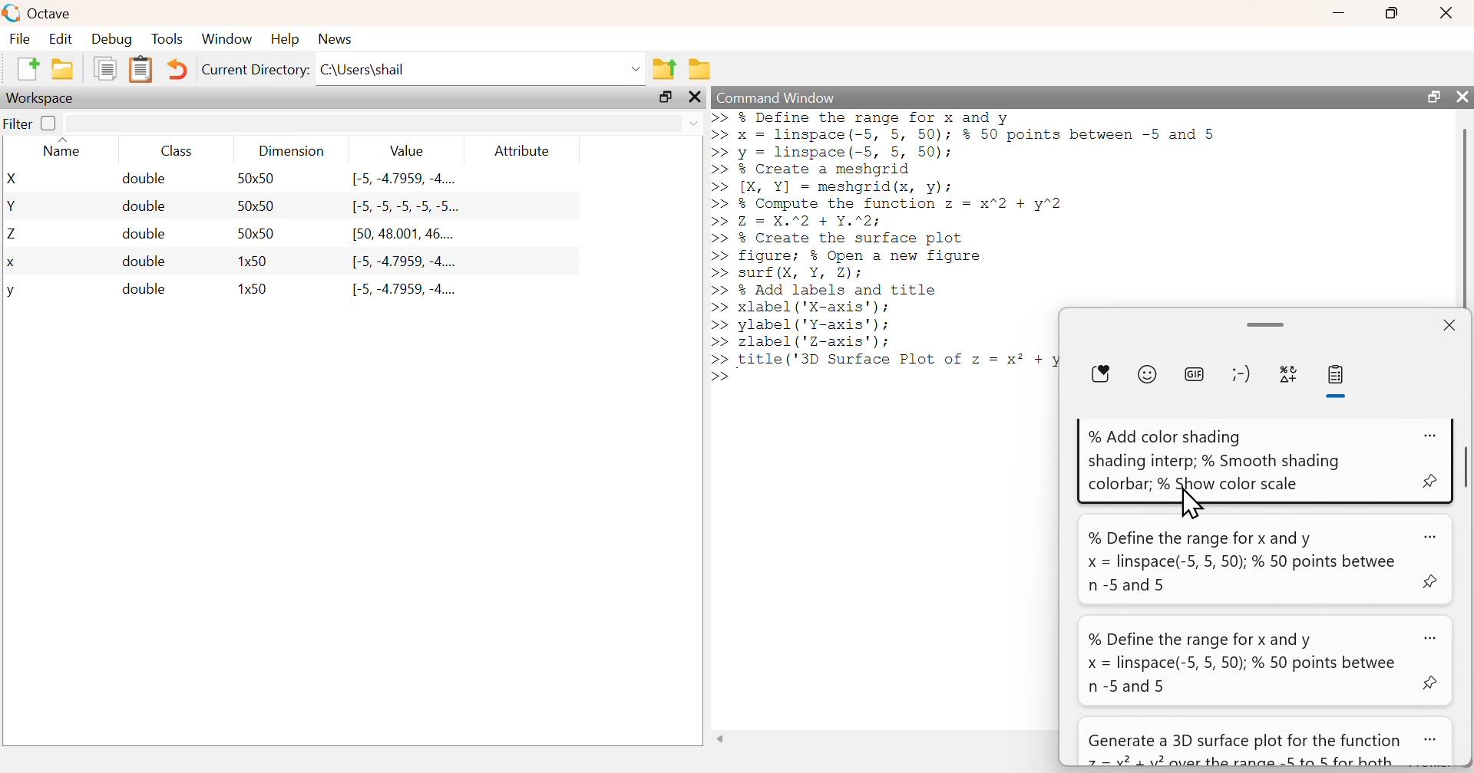 This screenshot has width=1474, height=773. Describe the element at coordinates (1465, 468) in the screenshot. I see `scroll bar` at that location.